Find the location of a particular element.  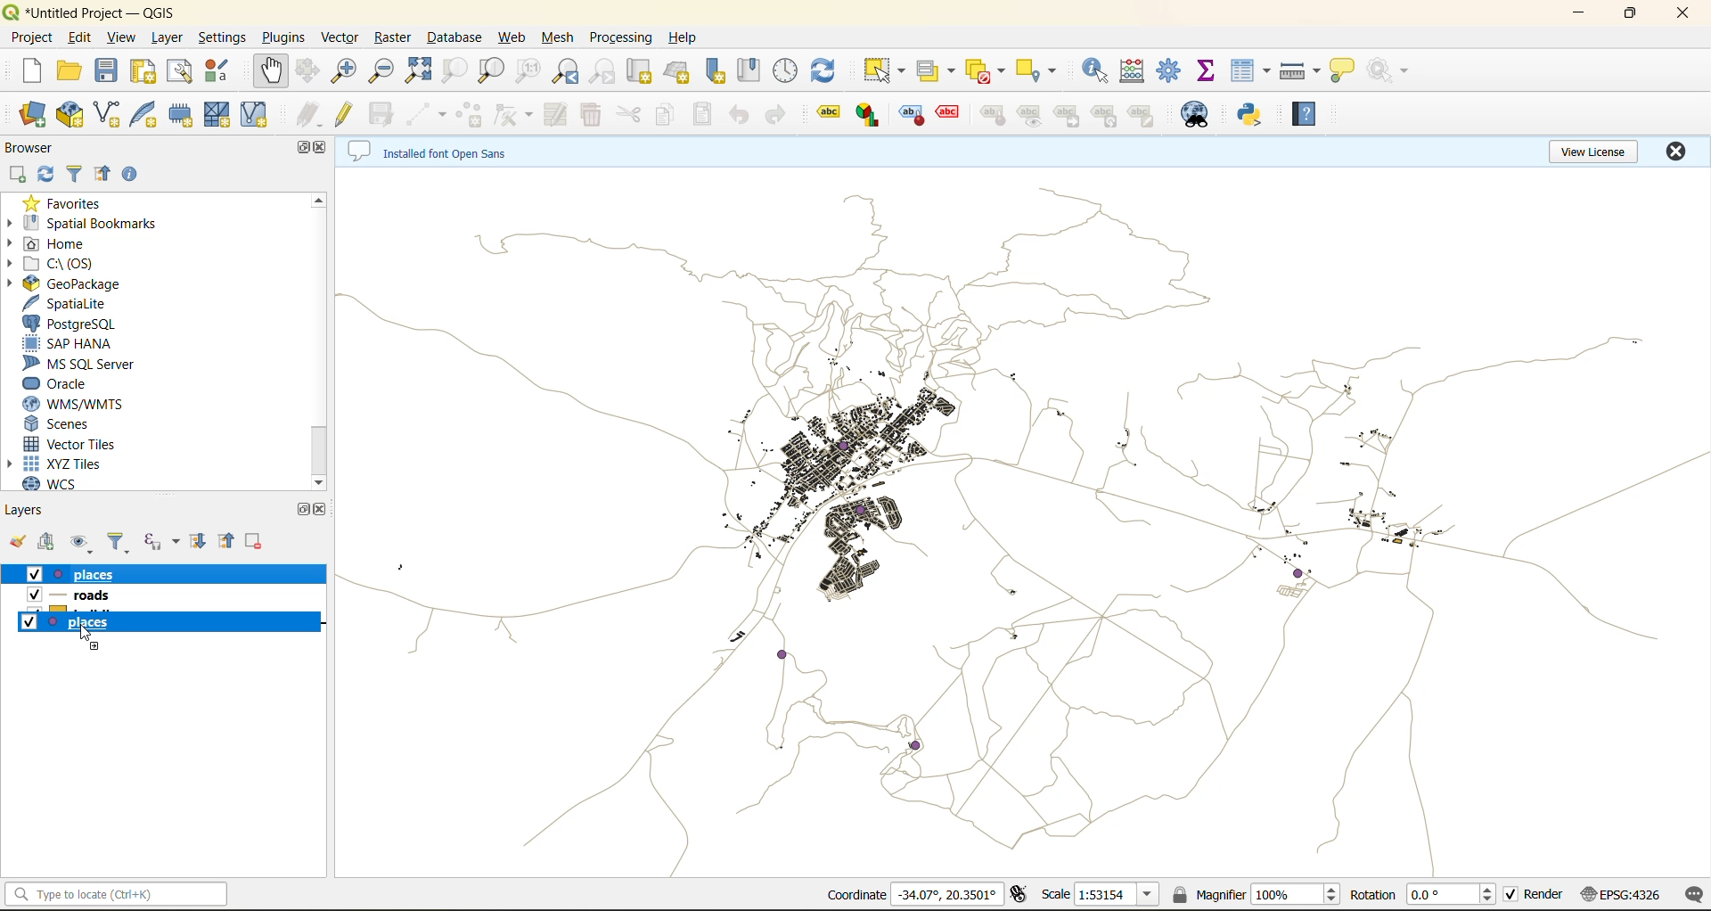

copy is located at coordinates (672, 114).